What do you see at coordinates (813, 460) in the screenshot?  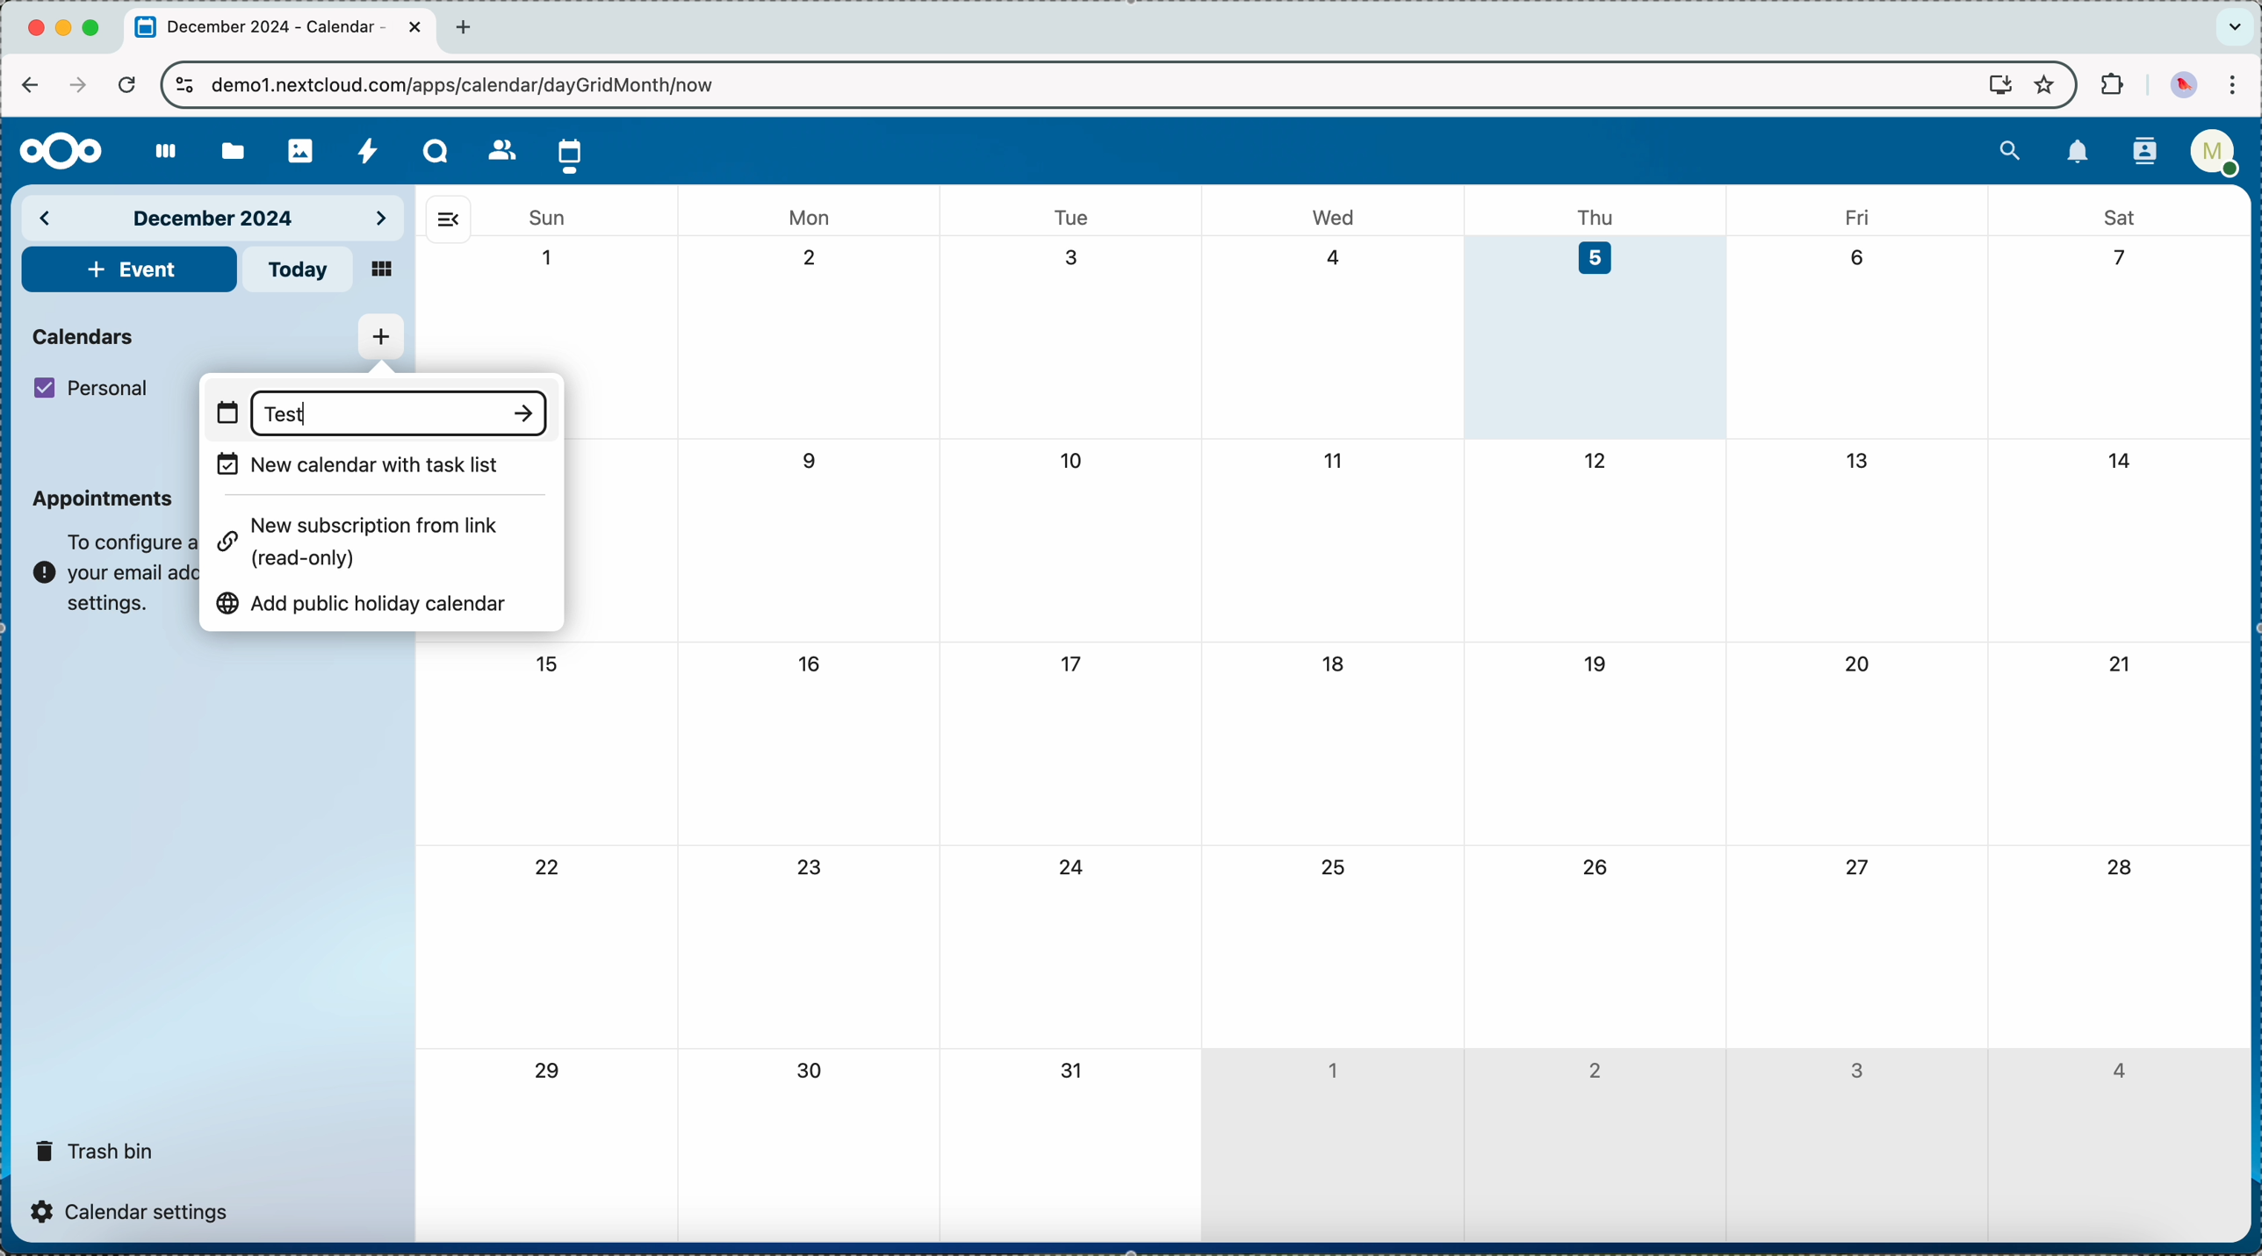 I see `9` at bounding box center [813, 460].